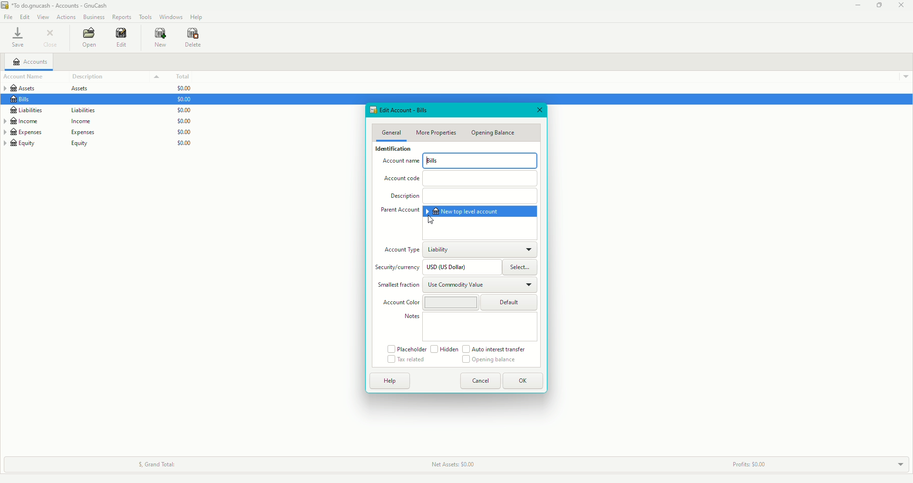 The width and height of the screenshot is (913, 483). I want to click on Actions, so click(65, 16).